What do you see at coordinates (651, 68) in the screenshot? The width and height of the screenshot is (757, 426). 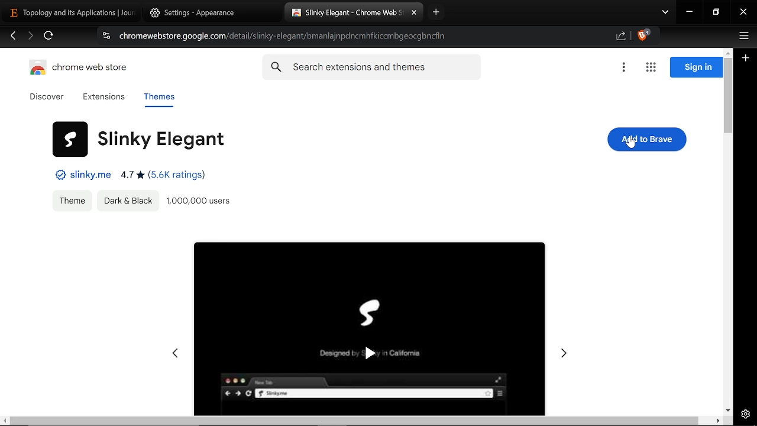 I see `Apps` at bounding box center [651, 68].